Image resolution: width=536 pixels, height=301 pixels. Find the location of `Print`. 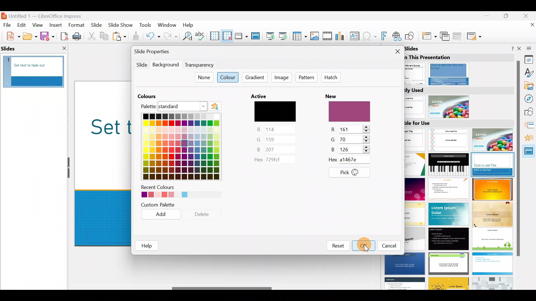

Print is located at coordinates (78, 37).